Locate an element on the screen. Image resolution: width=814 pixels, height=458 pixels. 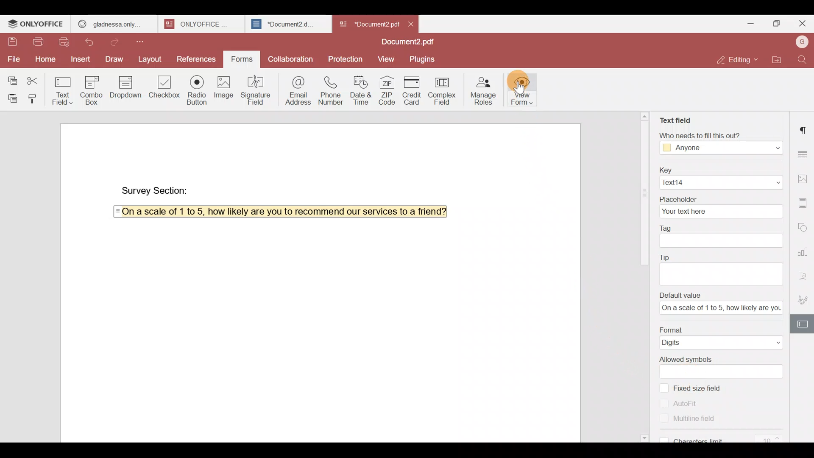
Customize quick access toolbar is located at coordinates (148, 41).